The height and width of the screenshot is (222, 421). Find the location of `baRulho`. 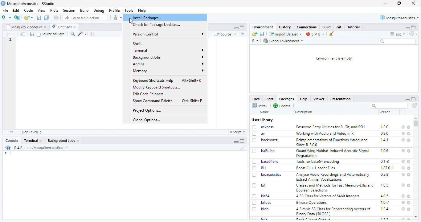

baRulho is located at coordinates (268, 150).